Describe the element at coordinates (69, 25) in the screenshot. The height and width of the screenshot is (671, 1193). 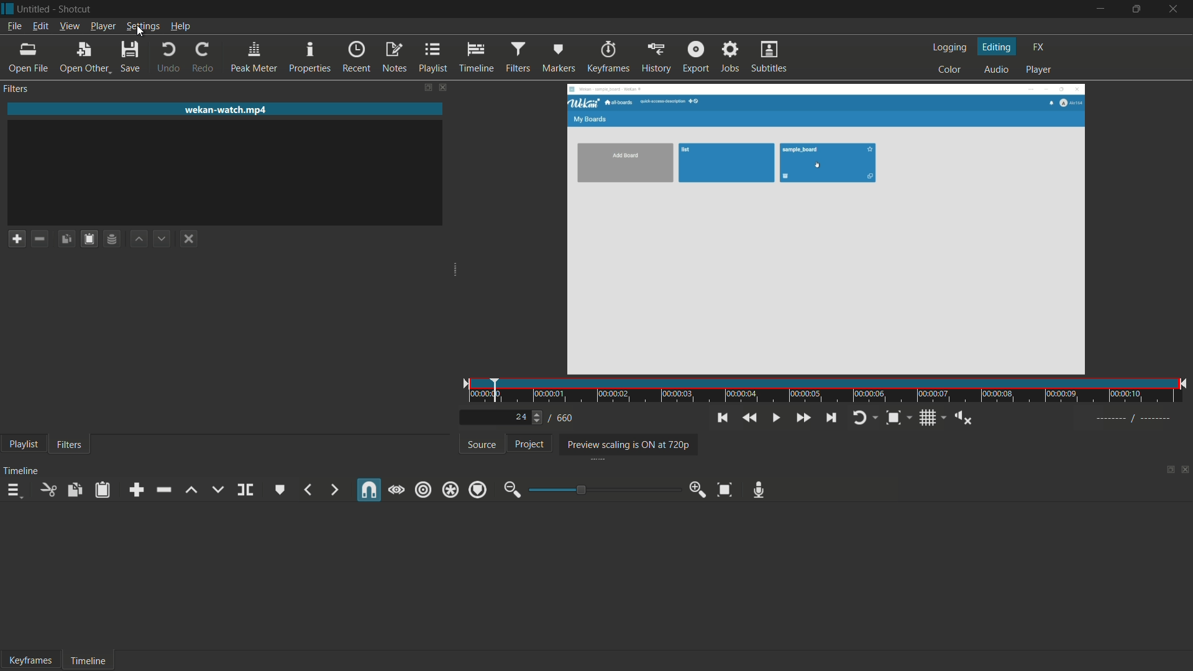
I see `view menu` at that location.